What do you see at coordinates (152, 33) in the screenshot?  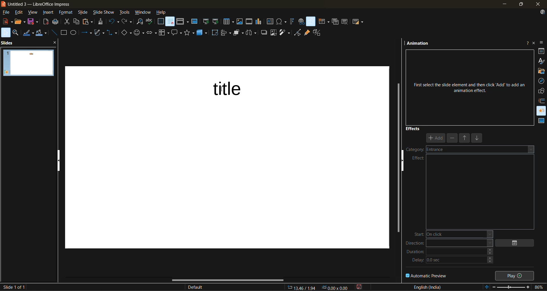 I see `block arrows` at bounding box center [152, 33].